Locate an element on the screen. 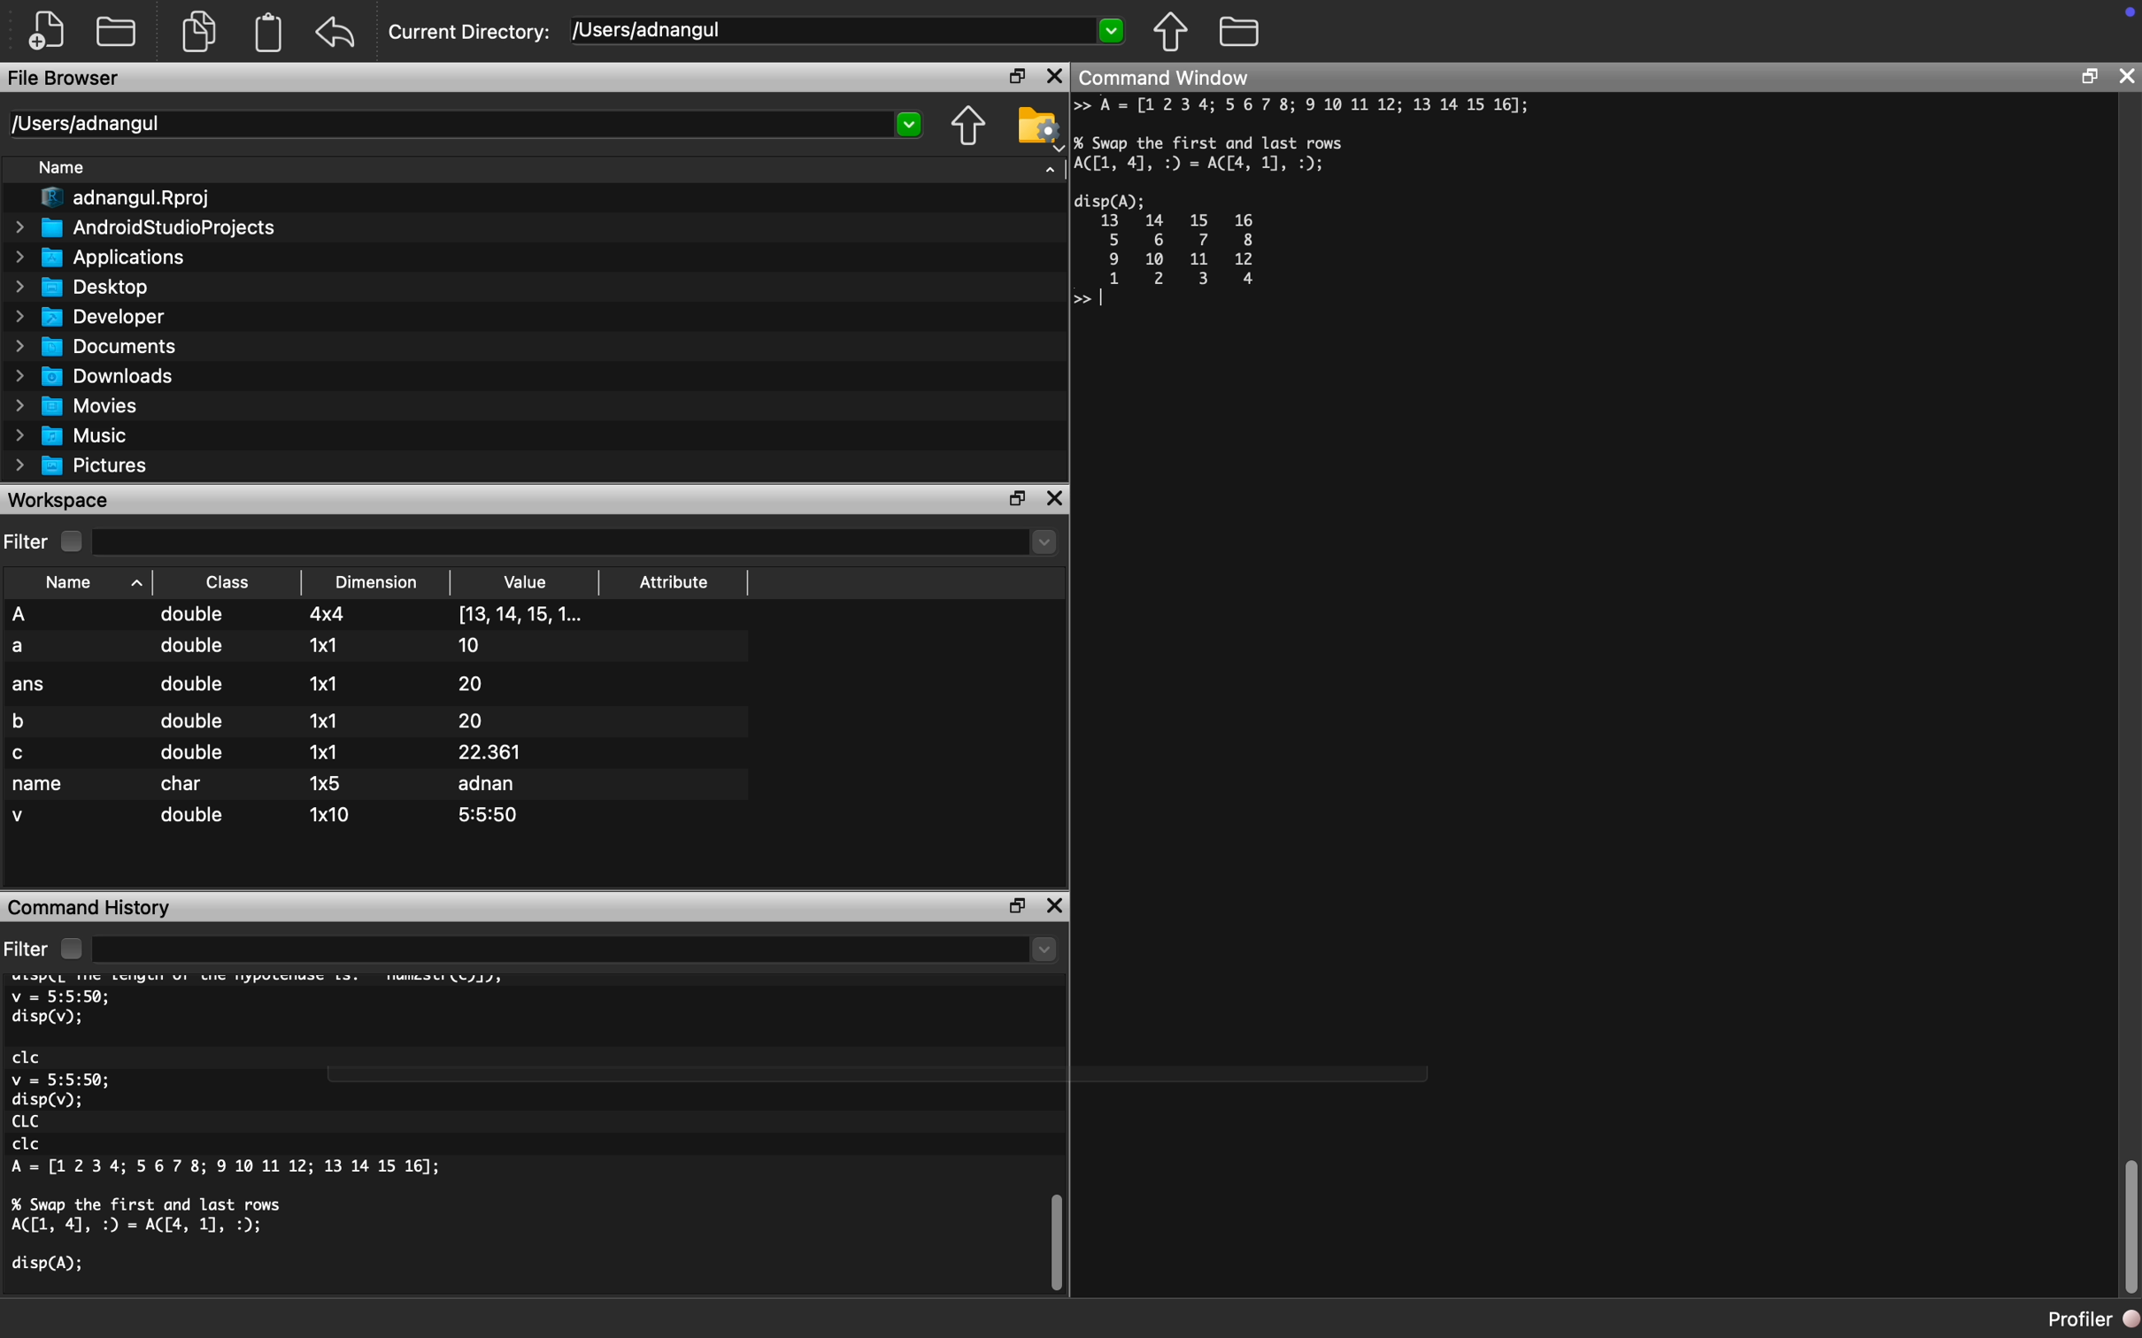 The height and width of the screenshot is (1338, 2142). Name is located at coordinates (81, 578).